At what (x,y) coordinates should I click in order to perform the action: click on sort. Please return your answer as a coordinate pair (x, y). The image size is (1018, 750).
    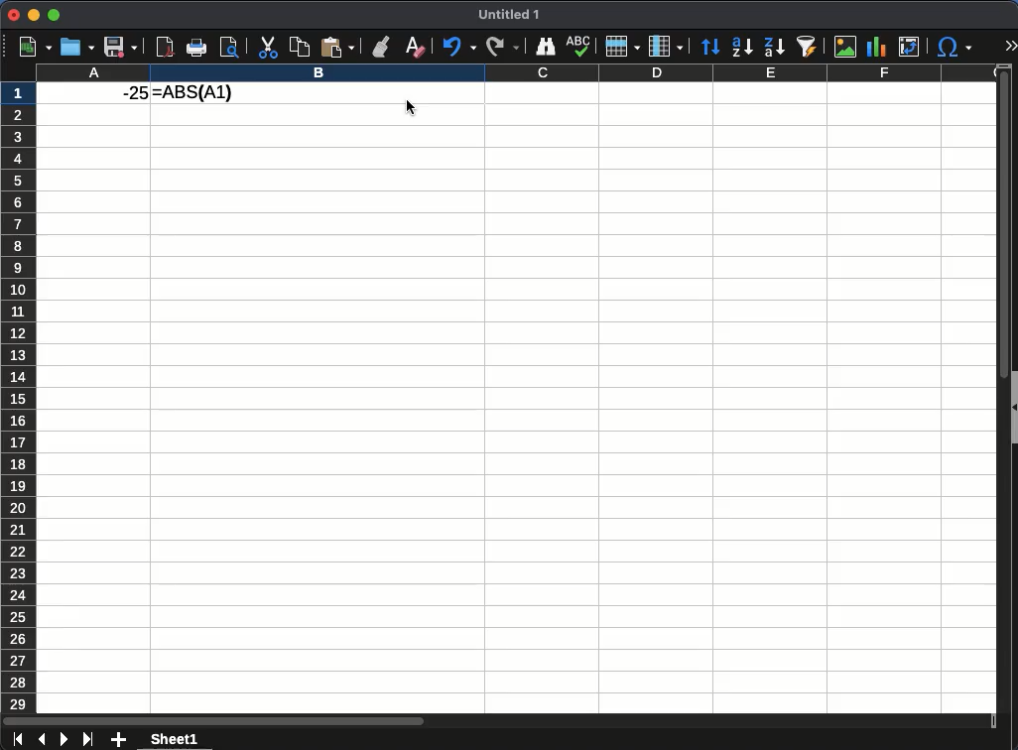
    Looking at the image, I should click on (712, 48).